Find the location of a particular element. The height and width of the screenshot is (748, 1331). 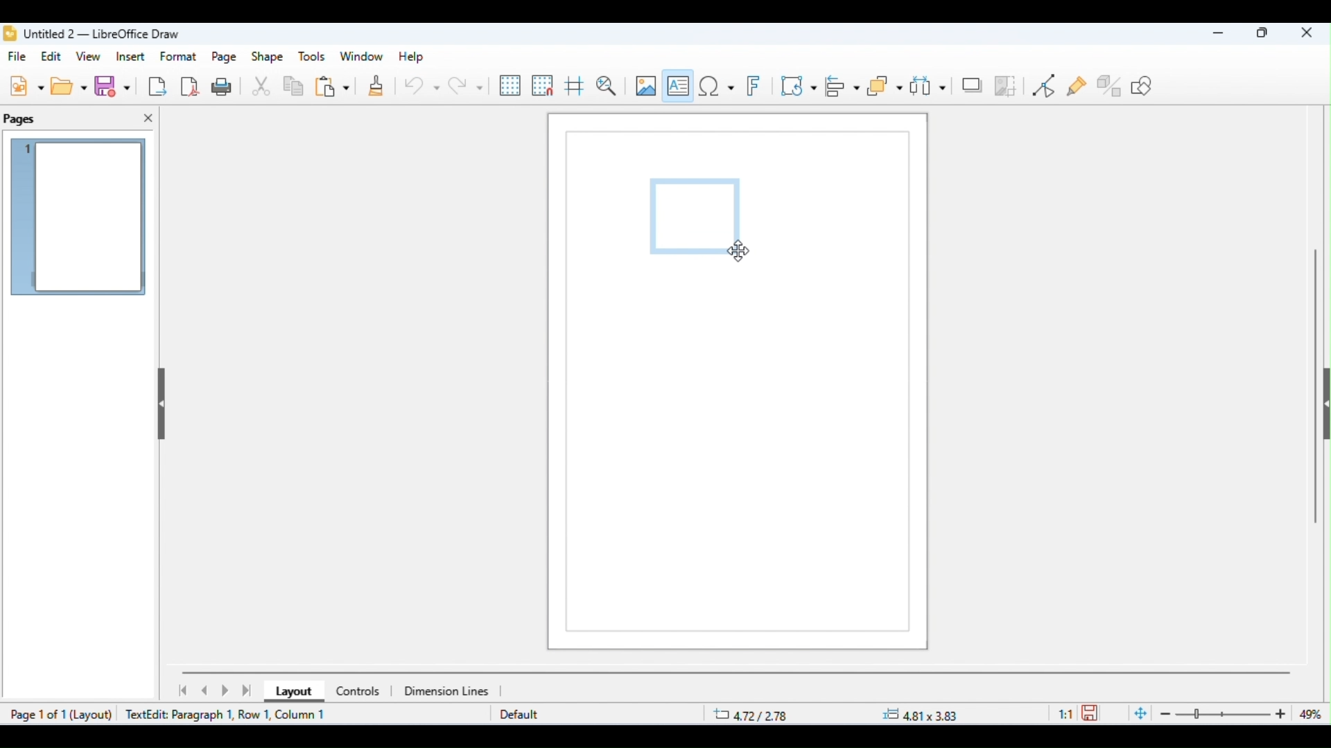

scaling factor is located at coordinates (1065, 713).